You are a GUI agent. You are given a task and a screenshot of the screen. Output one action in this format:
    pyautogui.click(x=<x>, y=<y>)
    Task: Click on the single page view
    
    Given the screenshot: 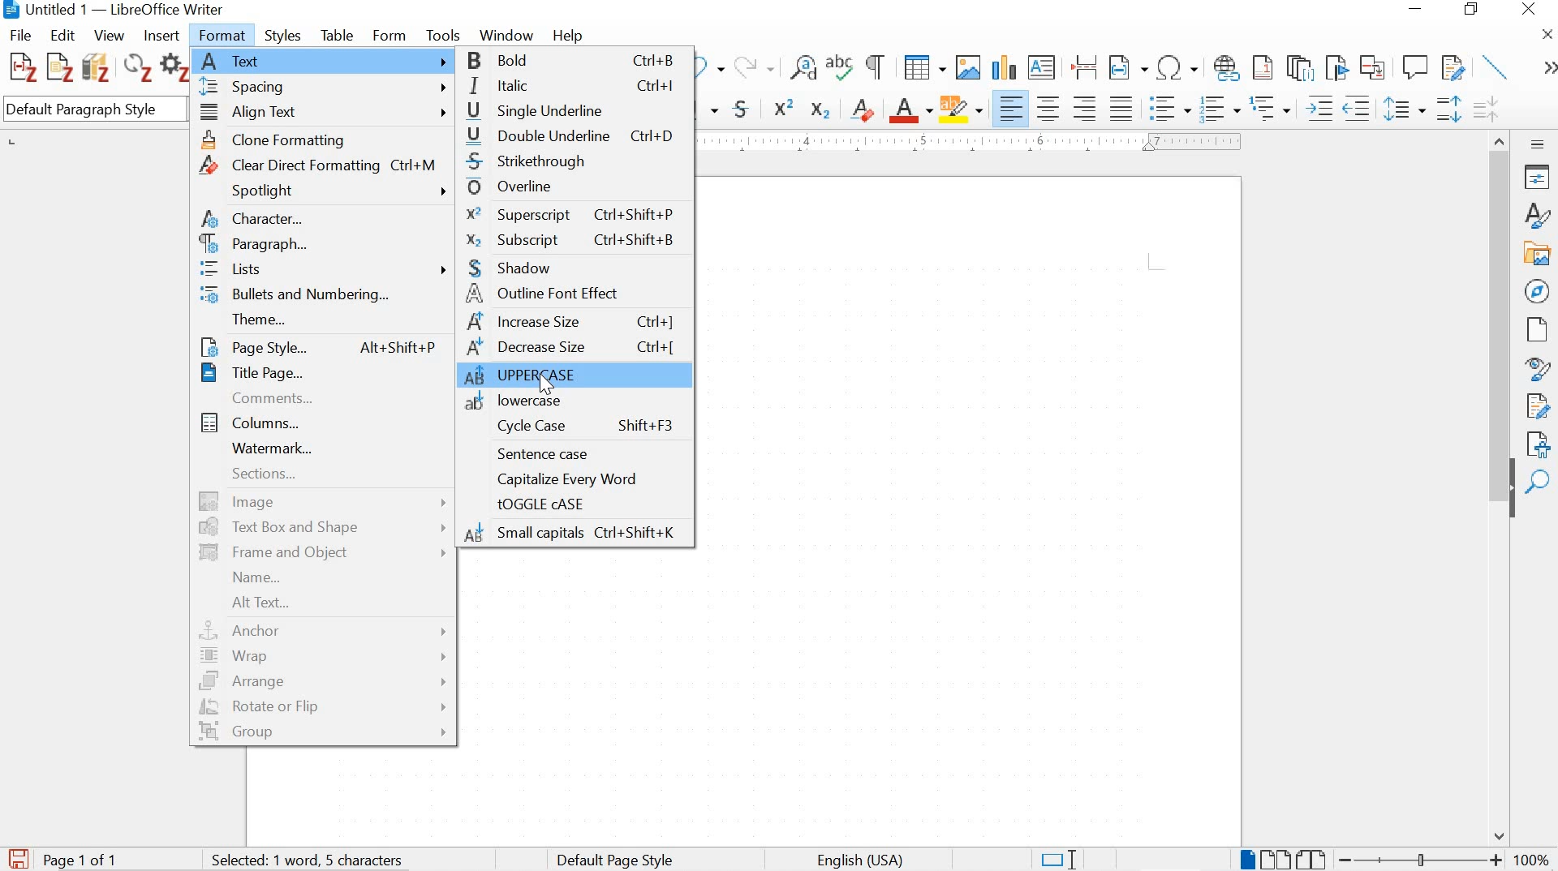 What is the action you would take?
    pyautogui.click(x=1246, y=859)
    